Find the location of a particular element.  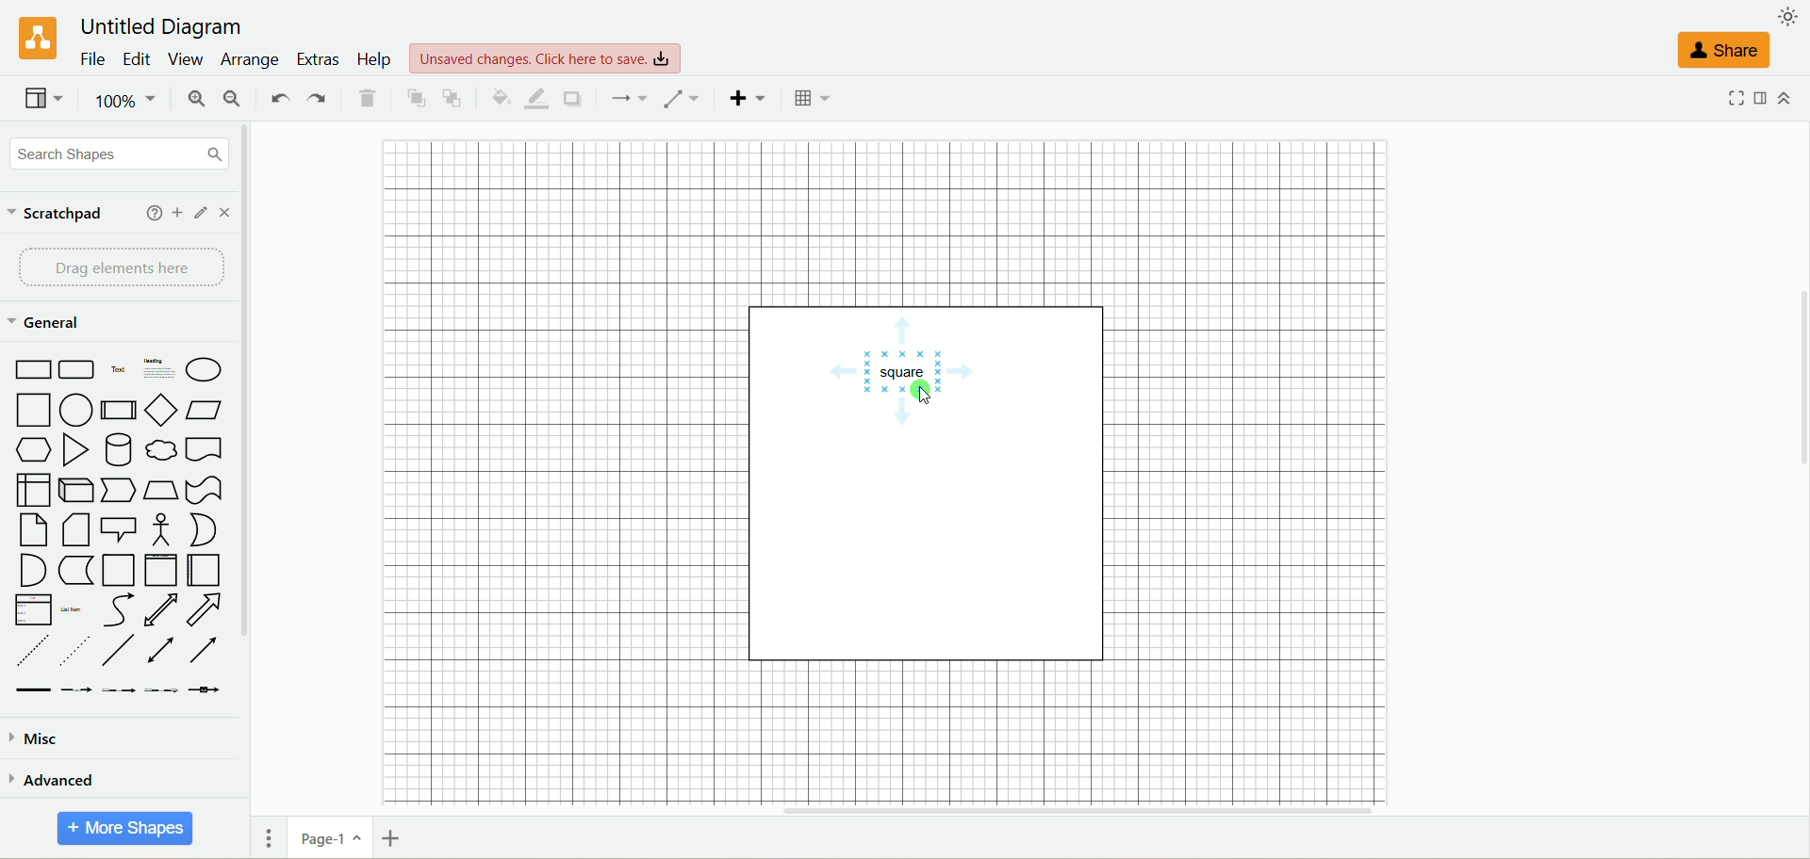

redo is located at coordinates (316, 100).